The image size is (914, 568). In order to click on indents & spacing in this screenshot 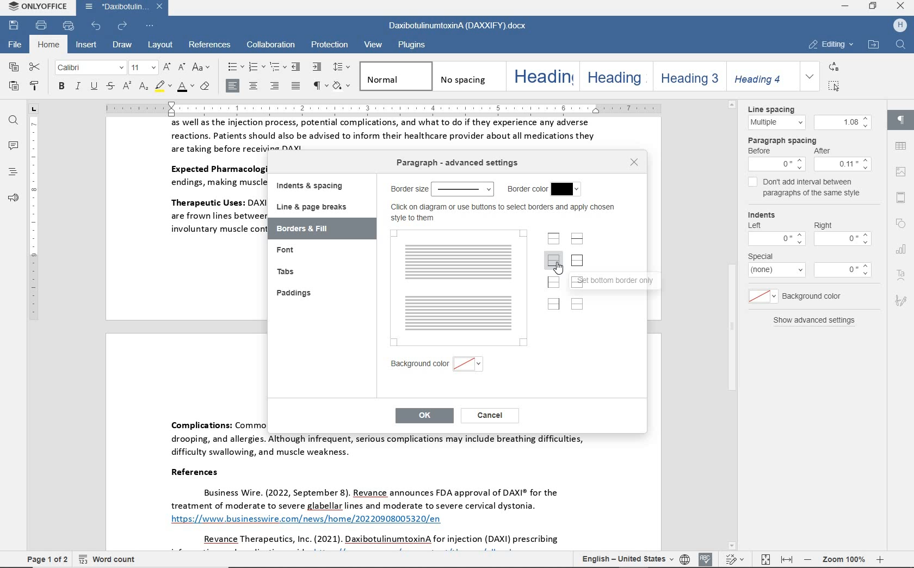, I will do `click(312, 188)`.